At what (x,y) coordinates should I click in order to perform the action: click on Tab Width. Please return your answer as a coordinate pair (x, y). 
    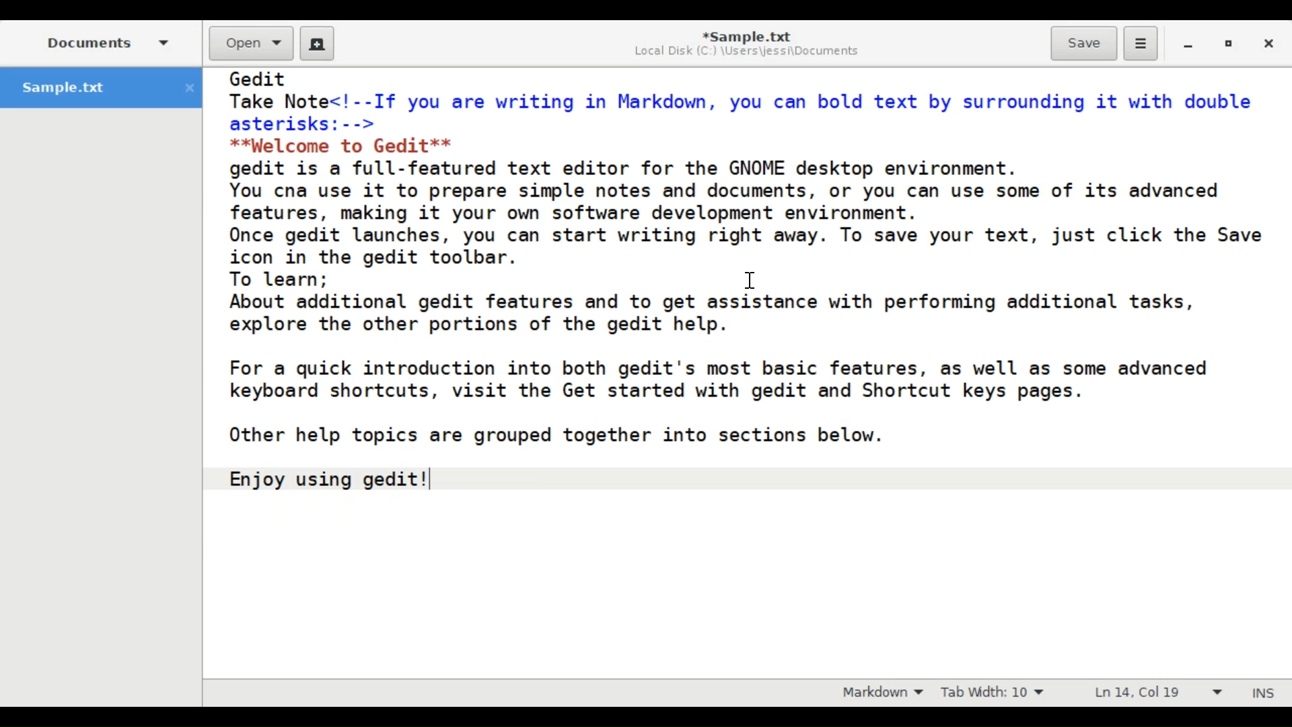
    Looking at the image, I should click on (997, 693).